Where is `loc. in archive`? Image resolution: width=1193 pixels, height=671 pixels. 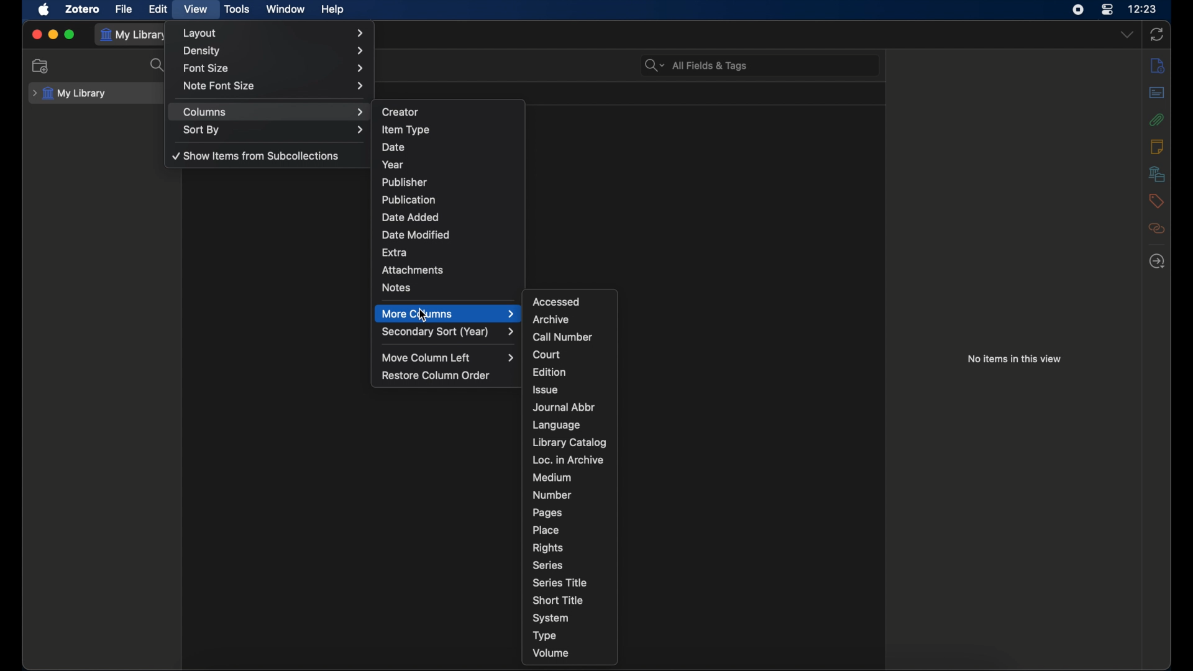 loc. in archive is located at coordinates (567, 460).